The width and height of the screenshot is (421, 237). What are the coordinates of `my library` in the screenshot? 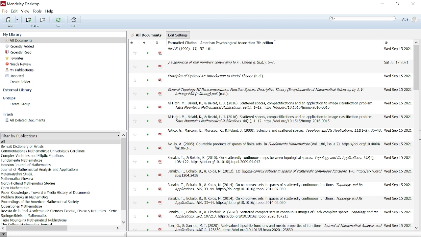 It's located at (16, 34).